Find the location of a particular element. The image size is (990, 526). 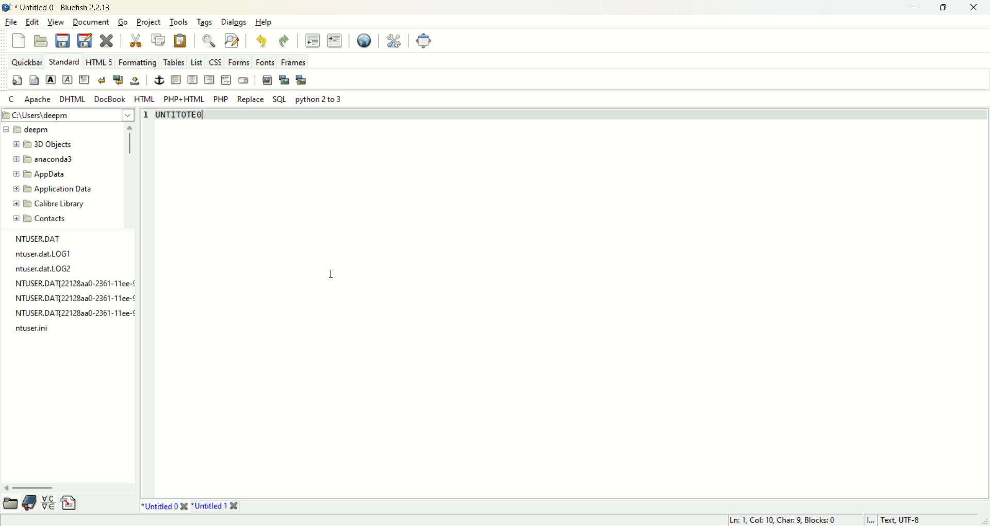

cursor is located at coordinates (329, 275).